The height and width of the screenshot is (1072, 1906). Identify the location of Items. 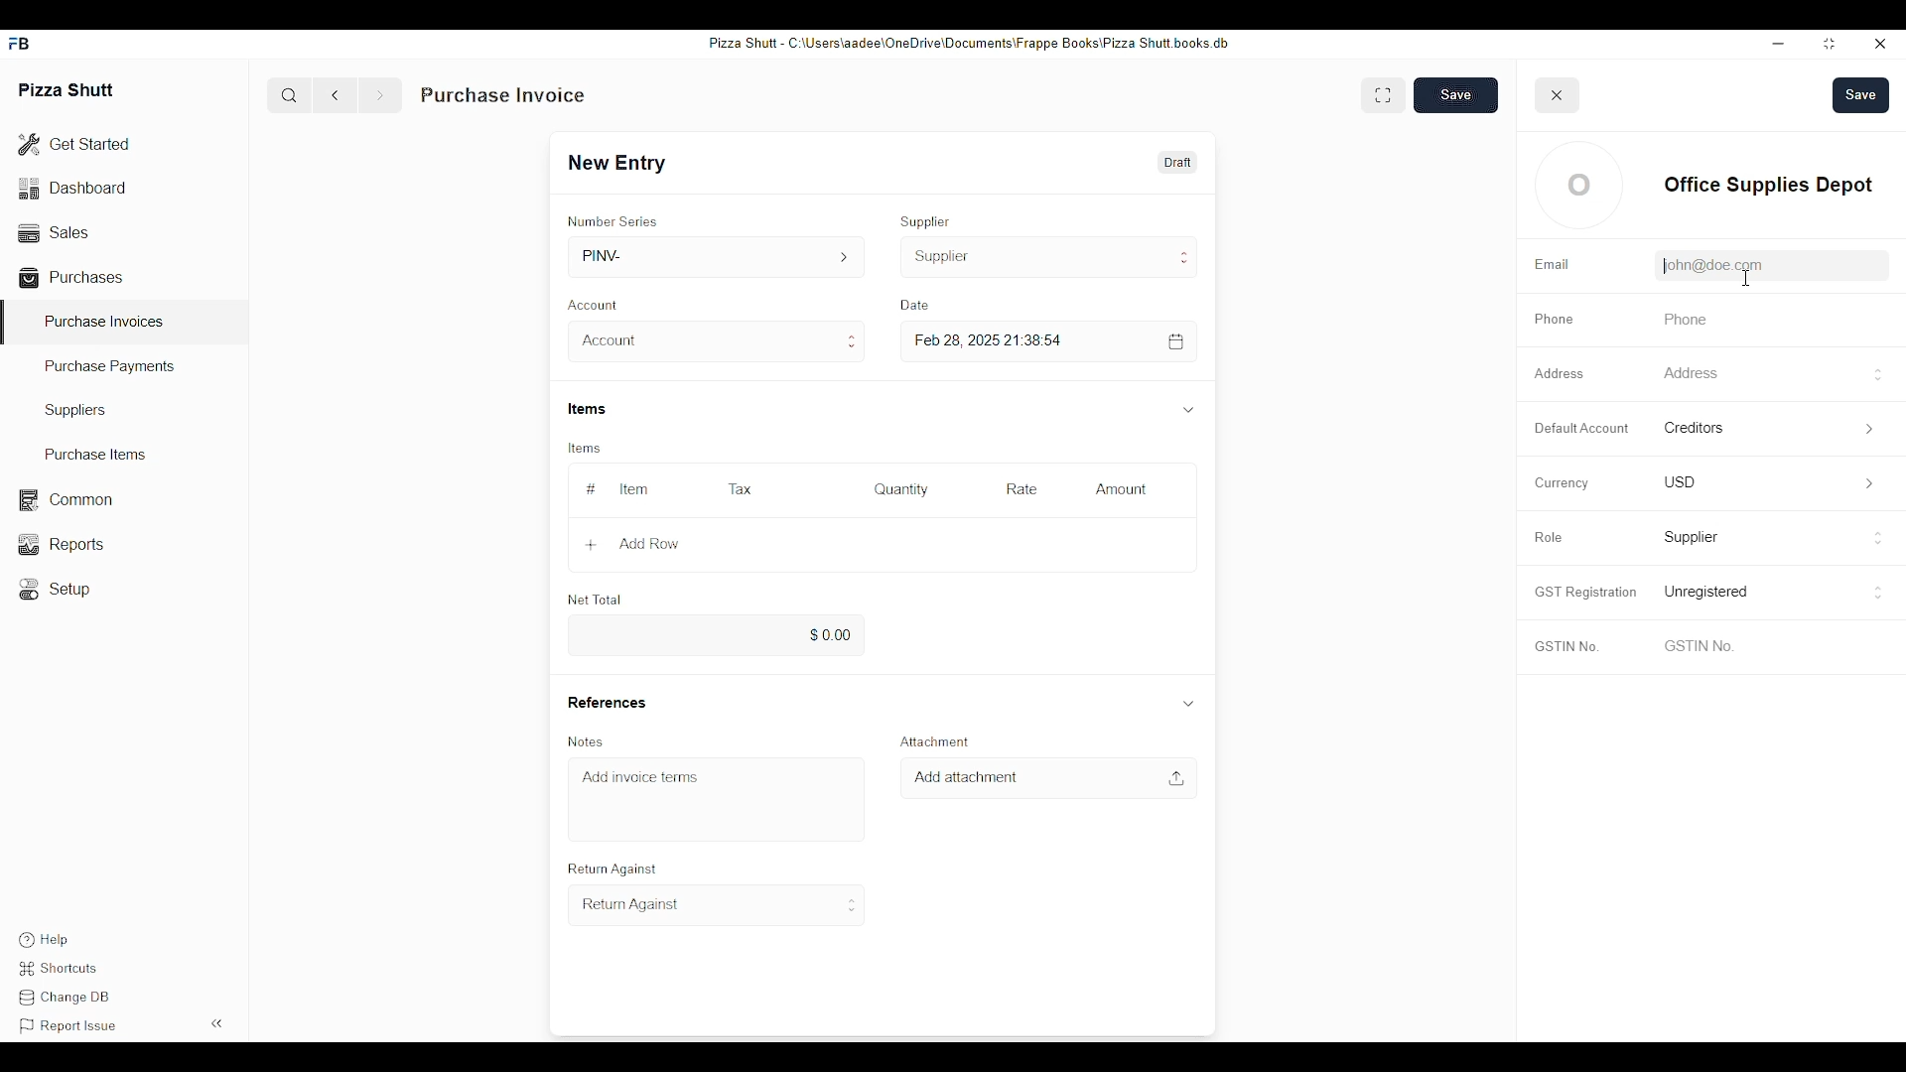
(582, 449).